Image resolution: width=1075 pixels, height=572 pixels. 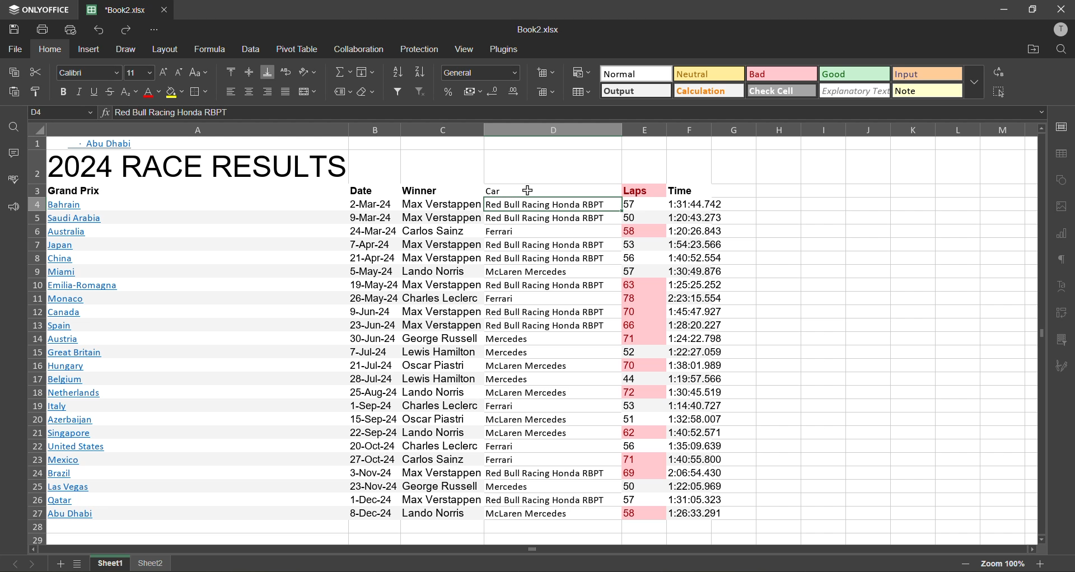 I want to click on next, so click(x=31, y=563).